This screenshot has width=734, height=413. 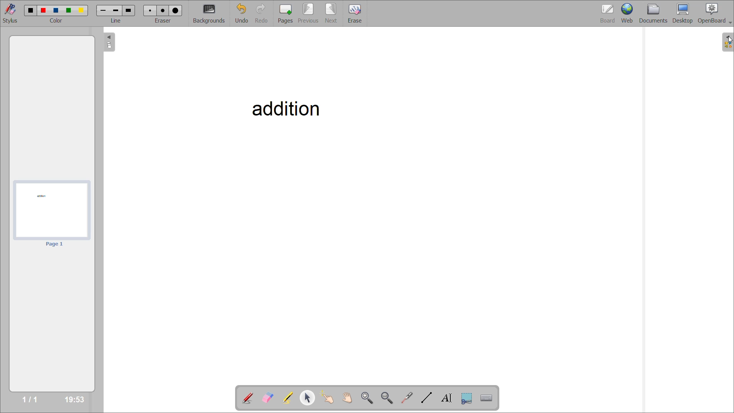 What do you see at coordinates (9, 12) in the screenshot?
I see `stylus` at bounding box center [9, 12].